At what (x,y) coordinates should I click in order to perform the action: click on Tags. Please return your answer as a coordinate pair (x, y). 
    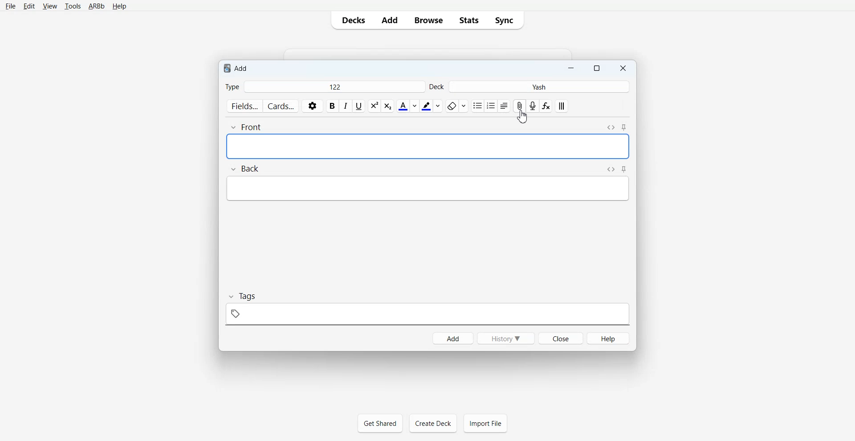
    Looking at the image, I should click on (428, 309).